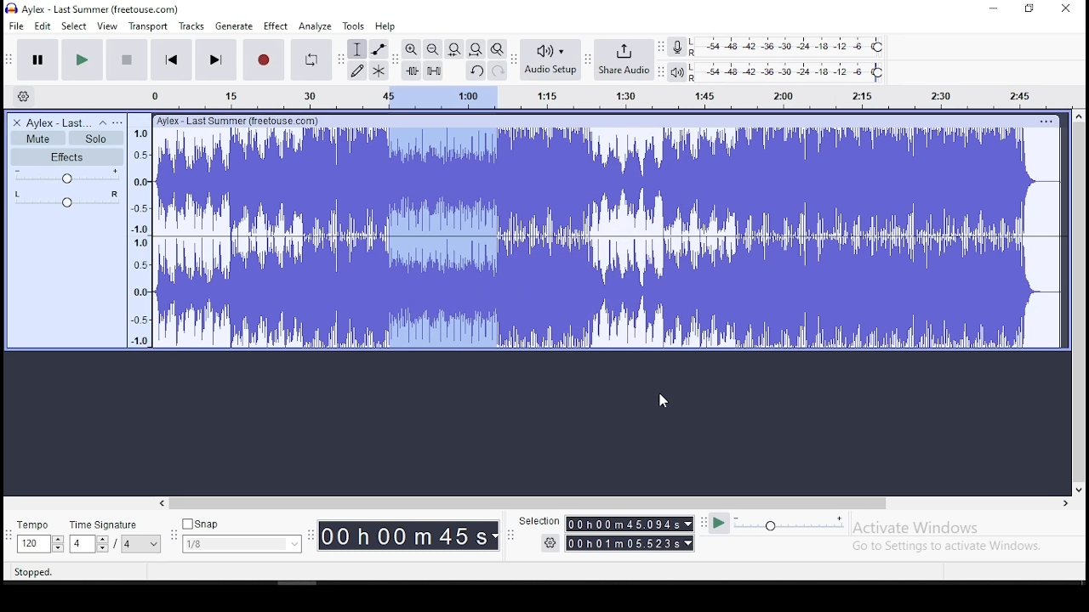 The image size is (1089, 612). I want to click on file, so click(17, 25).